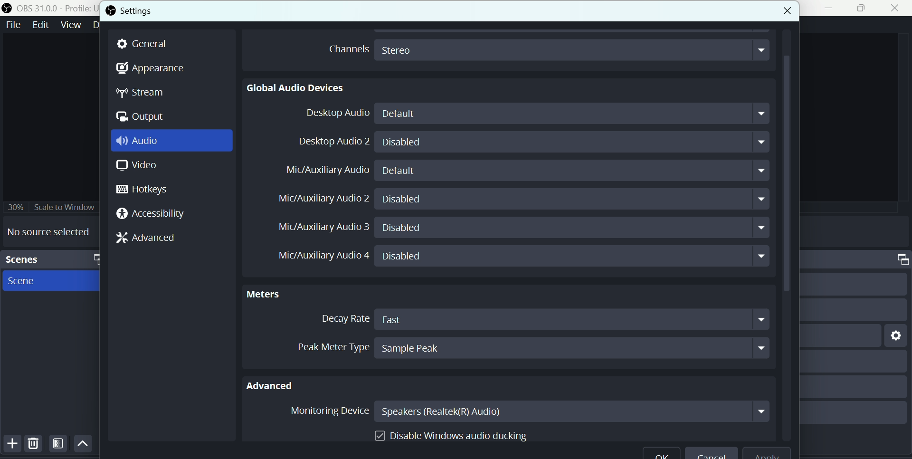  What do you see at coordinates (573, 142) in the screenshot?
I see `Disabled` at bounding box center [573, 142].